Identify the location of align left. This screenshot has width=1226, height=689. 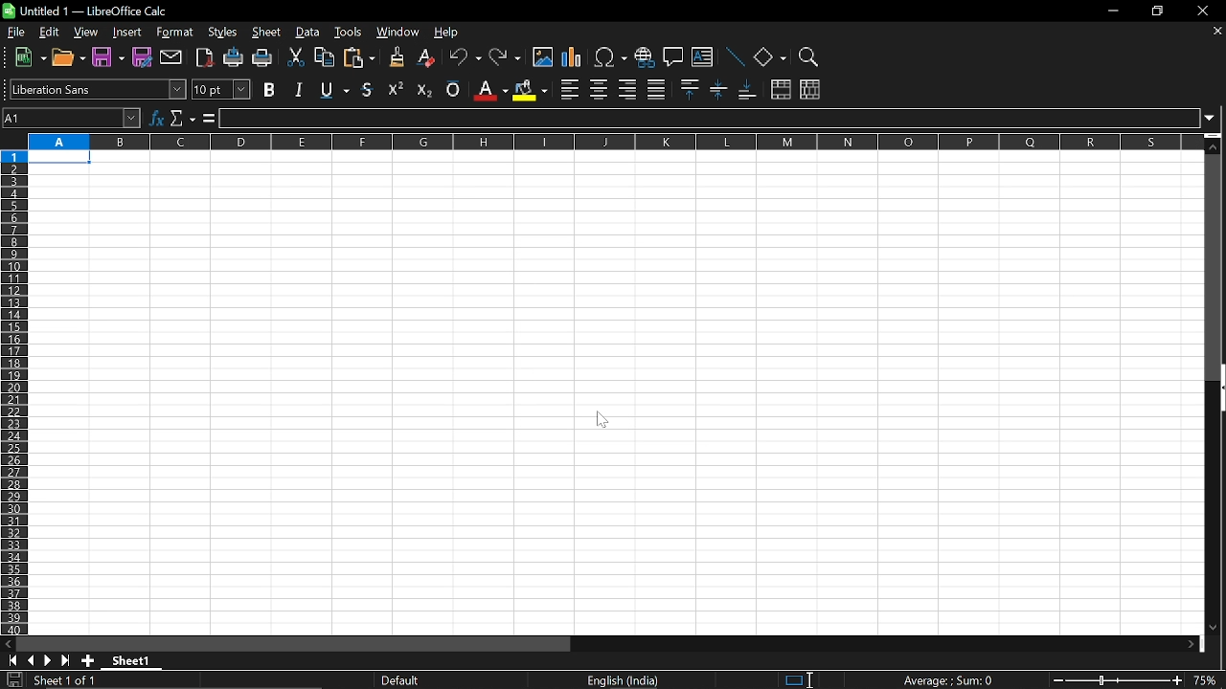
(570, 90).